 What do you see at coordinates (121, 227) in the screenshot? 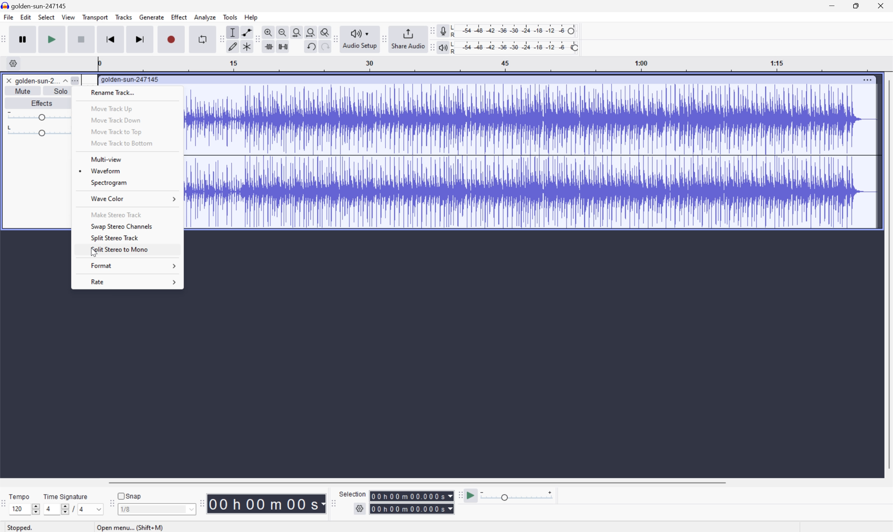
I see `Swap stereo channels` at bounding box center [121, 227].